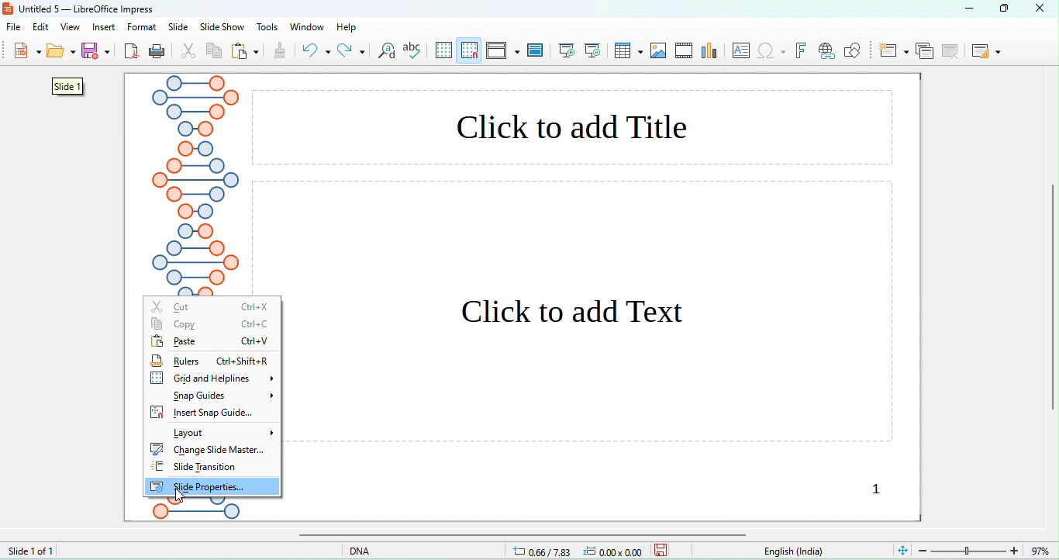 The width and height of the screenshot is (1059, 560). I want to click on snap to grid, so click(471, 50).